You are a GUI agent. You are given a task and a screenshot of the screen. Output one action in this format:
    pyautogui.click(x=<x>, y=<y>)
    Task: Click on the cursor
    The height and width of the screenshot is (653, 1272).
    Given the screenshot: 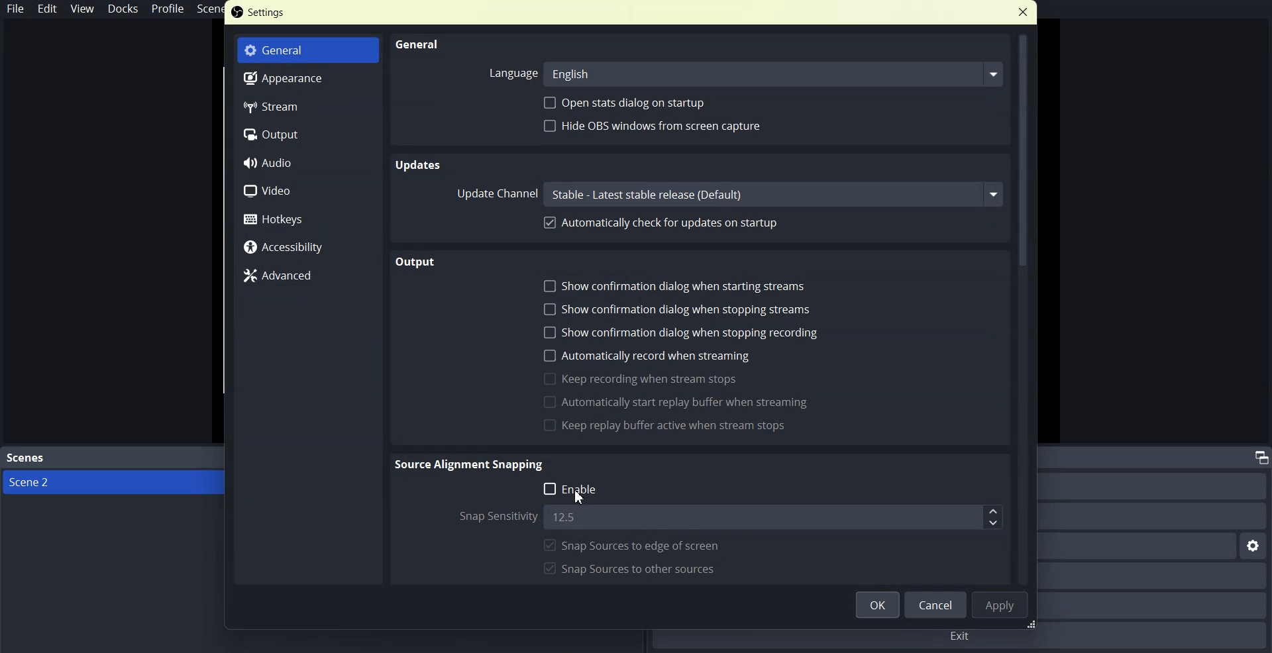 What is the action you would take?
    pyautogui.click(x=582, y=497)
    